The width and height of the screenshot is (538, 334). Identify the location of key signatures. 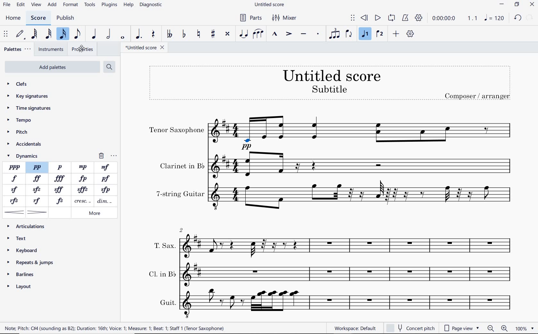
(28, 97).